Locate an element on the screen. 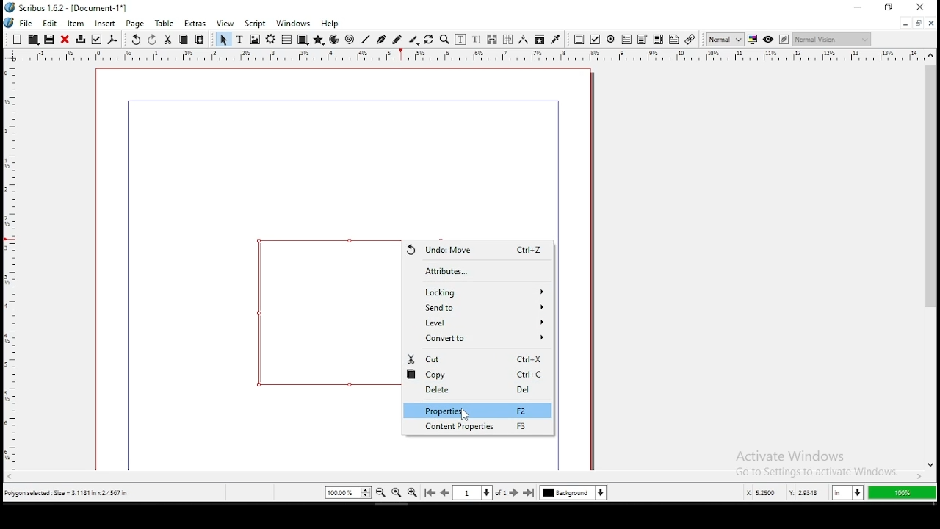  printer is located at coordinates (80, 40).